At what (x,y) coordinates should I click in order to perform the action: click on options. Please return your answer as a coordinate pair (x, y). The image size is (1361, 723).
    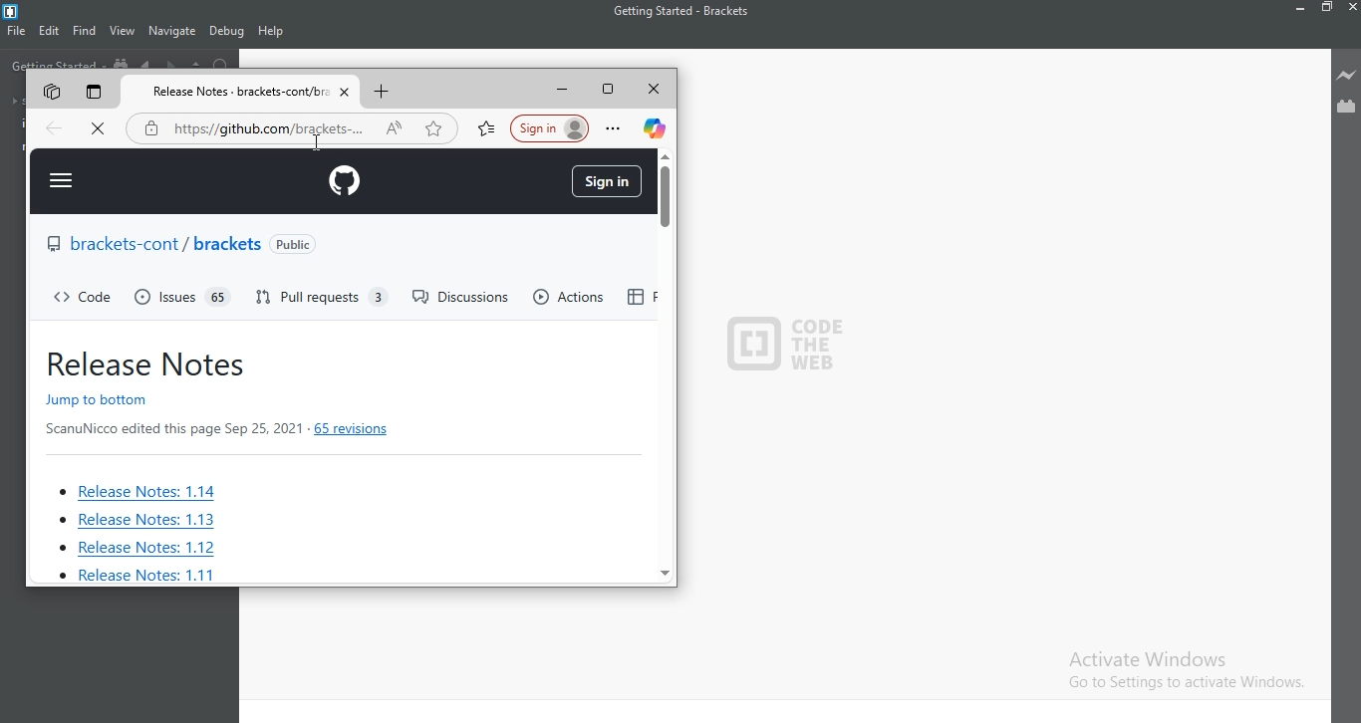
    Looking at the image, I should click on (617, 128).